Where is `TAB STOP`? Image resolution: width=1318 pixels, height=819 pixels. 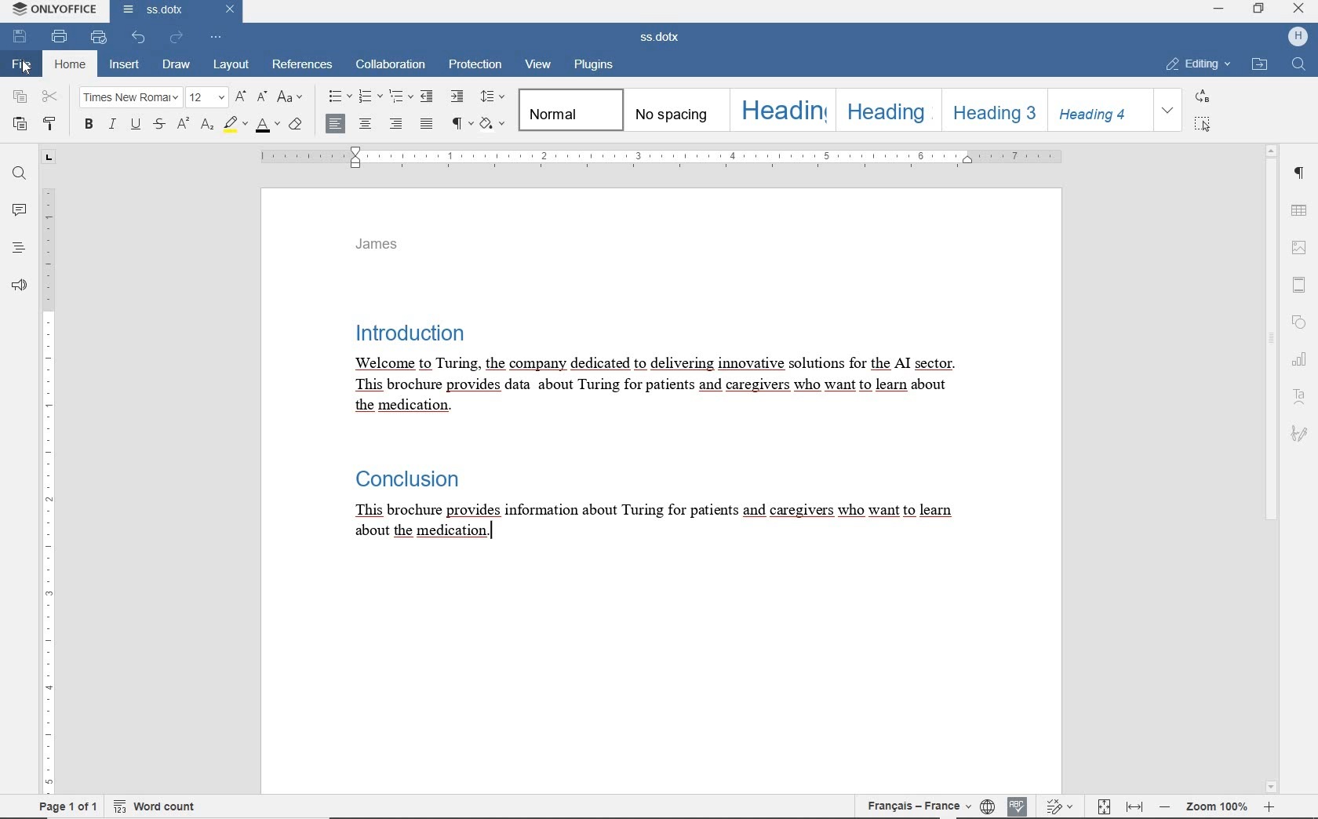
TAB STOP is located at coordinates (47, 158).